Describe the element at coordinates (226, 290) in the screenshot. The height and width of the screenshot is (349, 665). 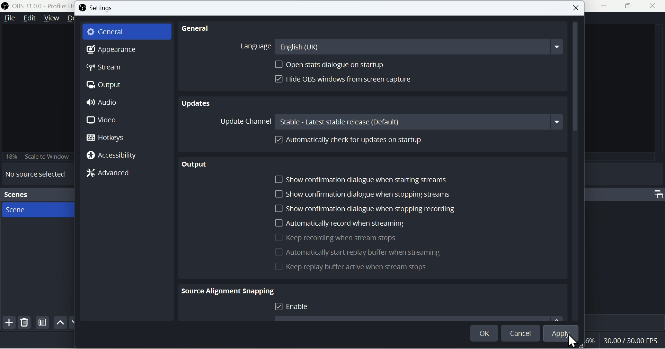
I see `Source Alignment Snapping` at that location.